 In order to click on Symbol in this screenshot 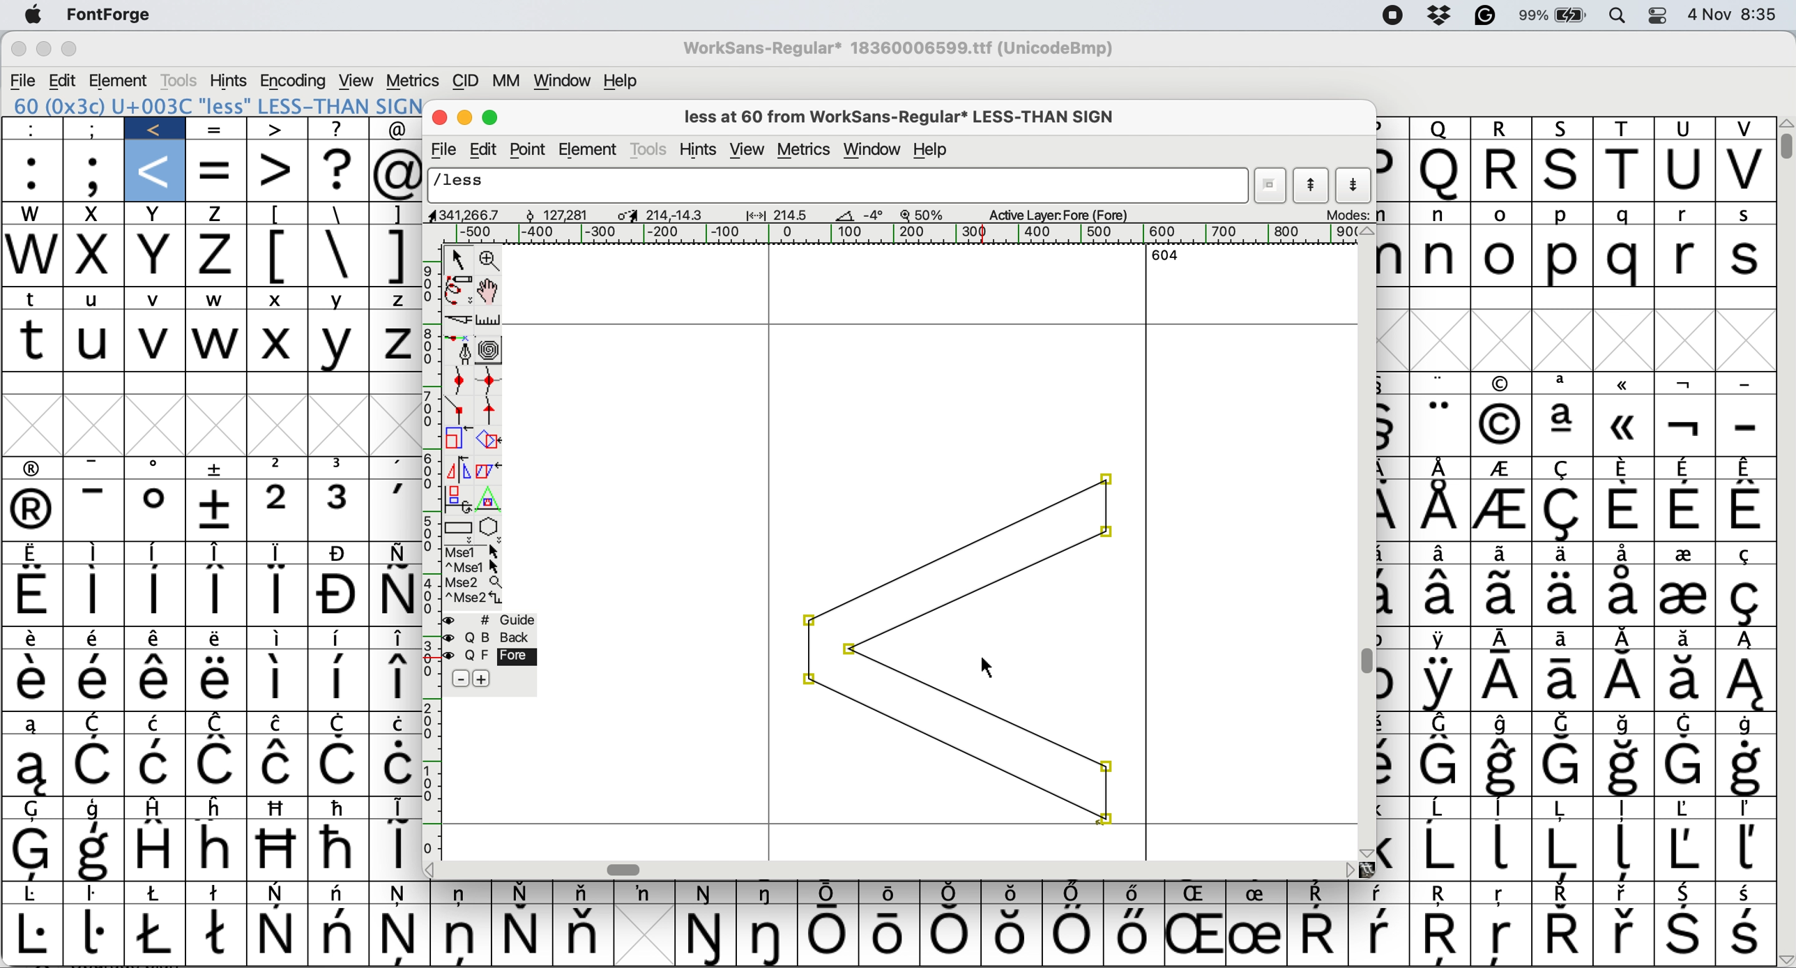, I will do `click(1626, 511)`.